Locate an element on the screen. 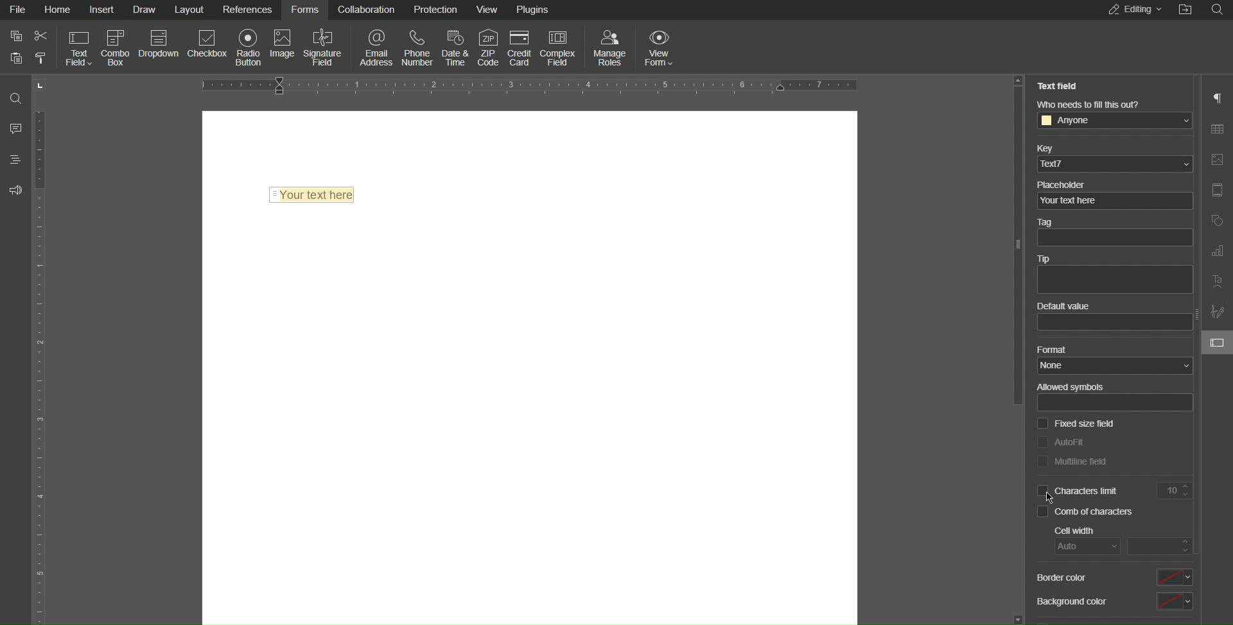 The image size is (1233, 625). Collaboration is located at coordinates (367, 11).